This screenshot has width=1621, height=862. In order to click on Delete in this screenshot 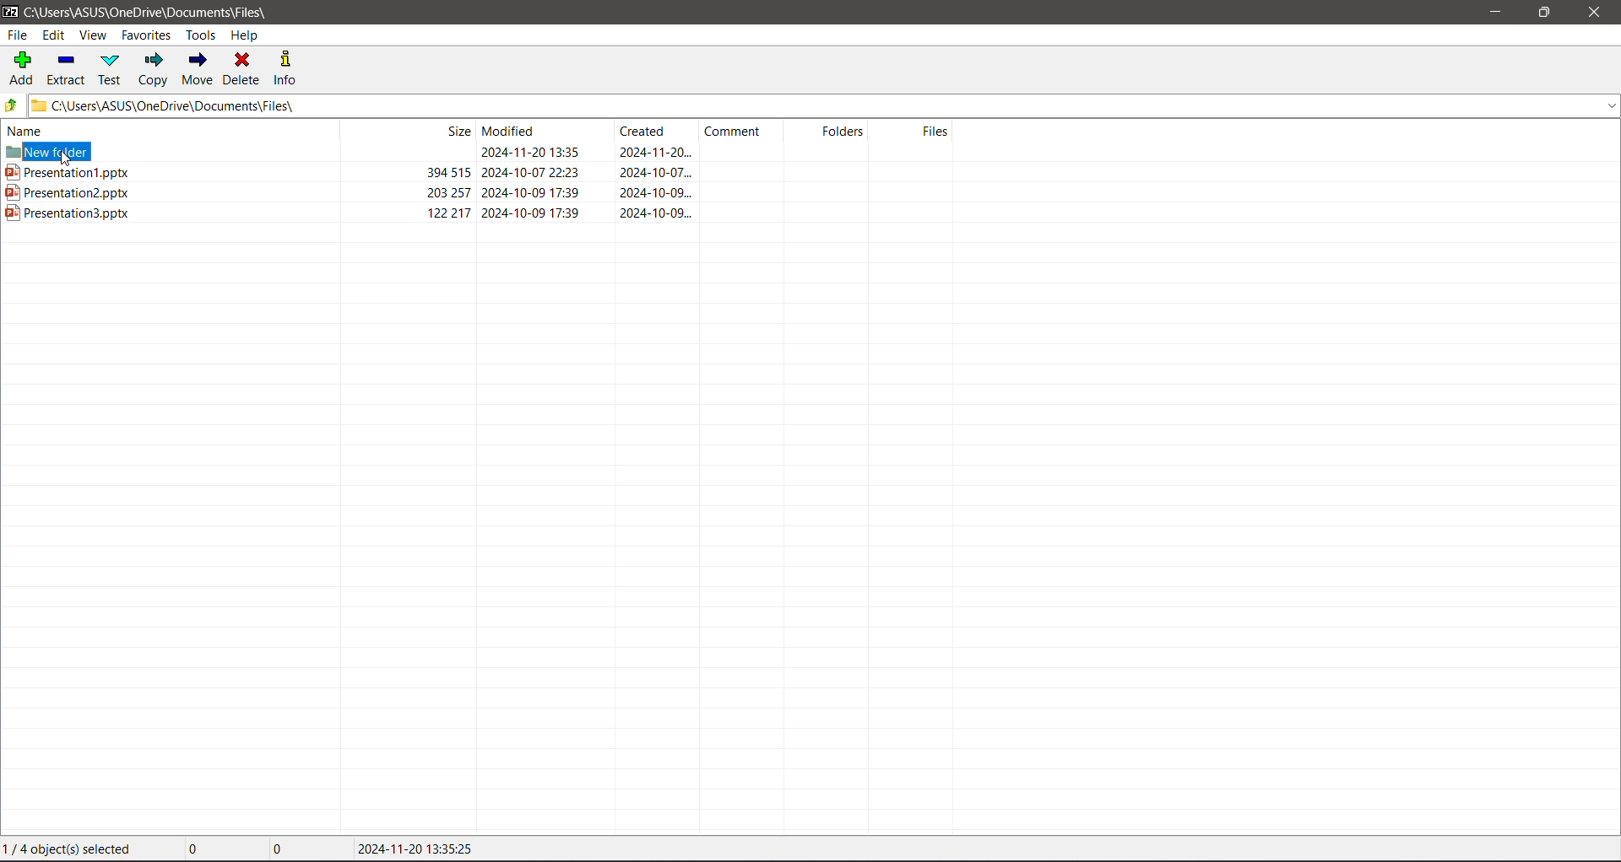, I will do `click(244, 69)`.